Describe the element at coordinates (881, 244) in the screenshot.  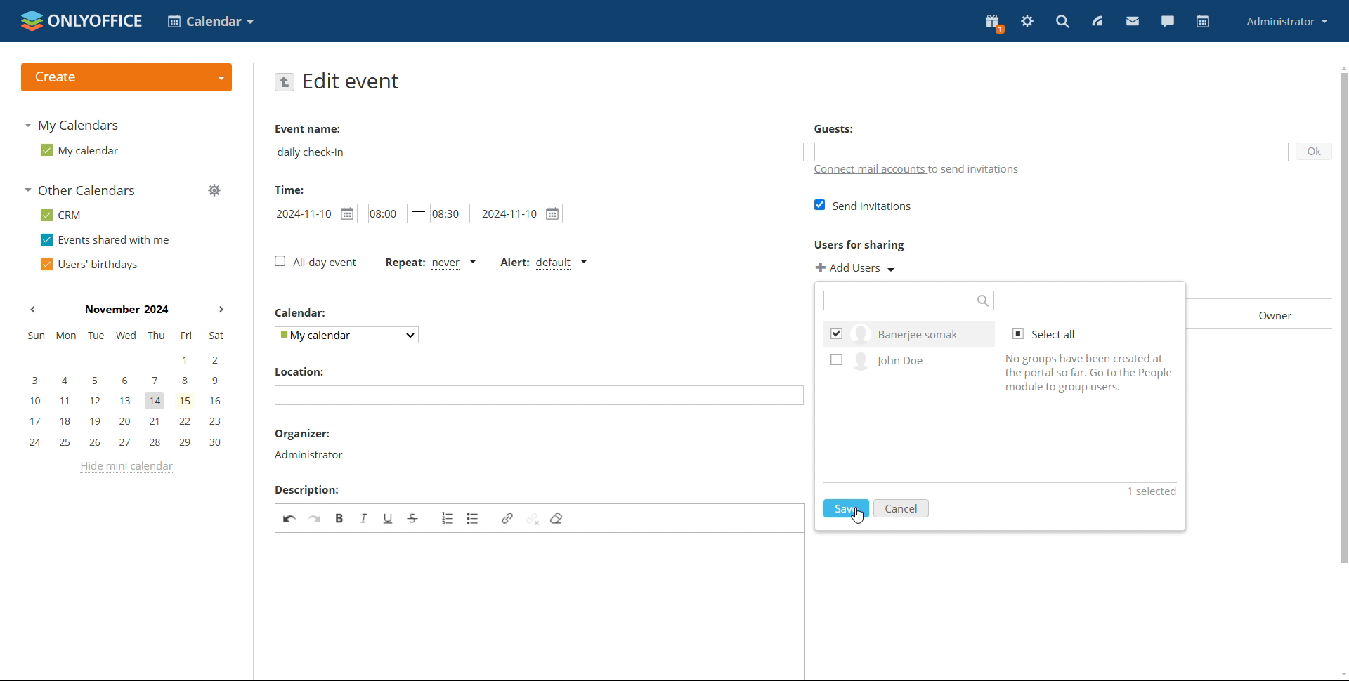
I see `user for sharing:` at that location.